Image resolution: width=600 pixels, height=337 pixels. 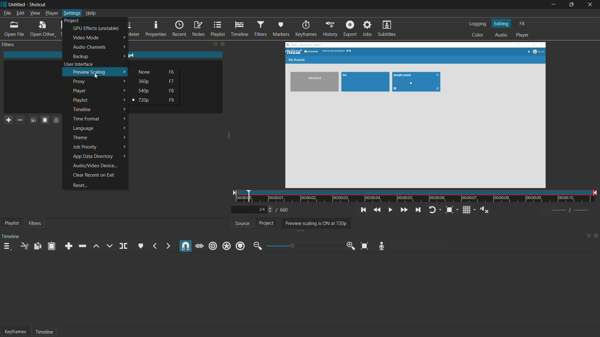 What do you see at coordinates (240, 29) in the screenshot?
I see `timeline` at bounding box center [240, 29].